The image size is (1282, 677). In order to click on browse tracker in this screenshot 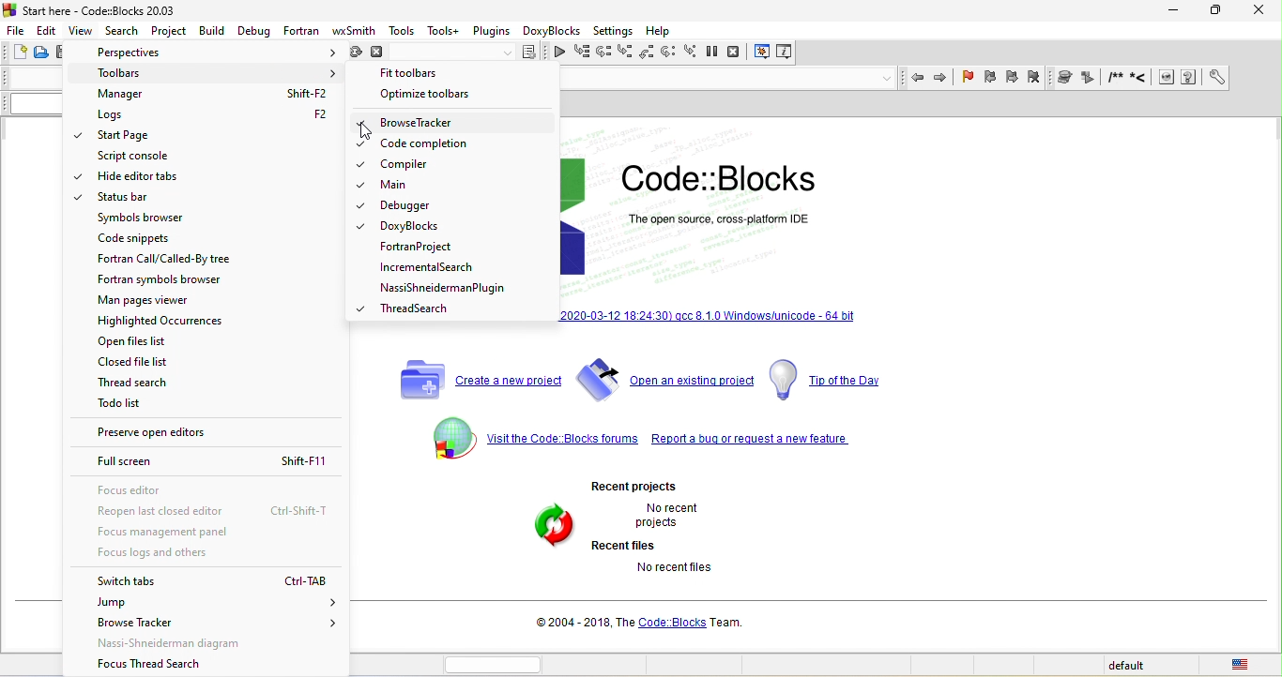, I will do `click(416, 124)`.